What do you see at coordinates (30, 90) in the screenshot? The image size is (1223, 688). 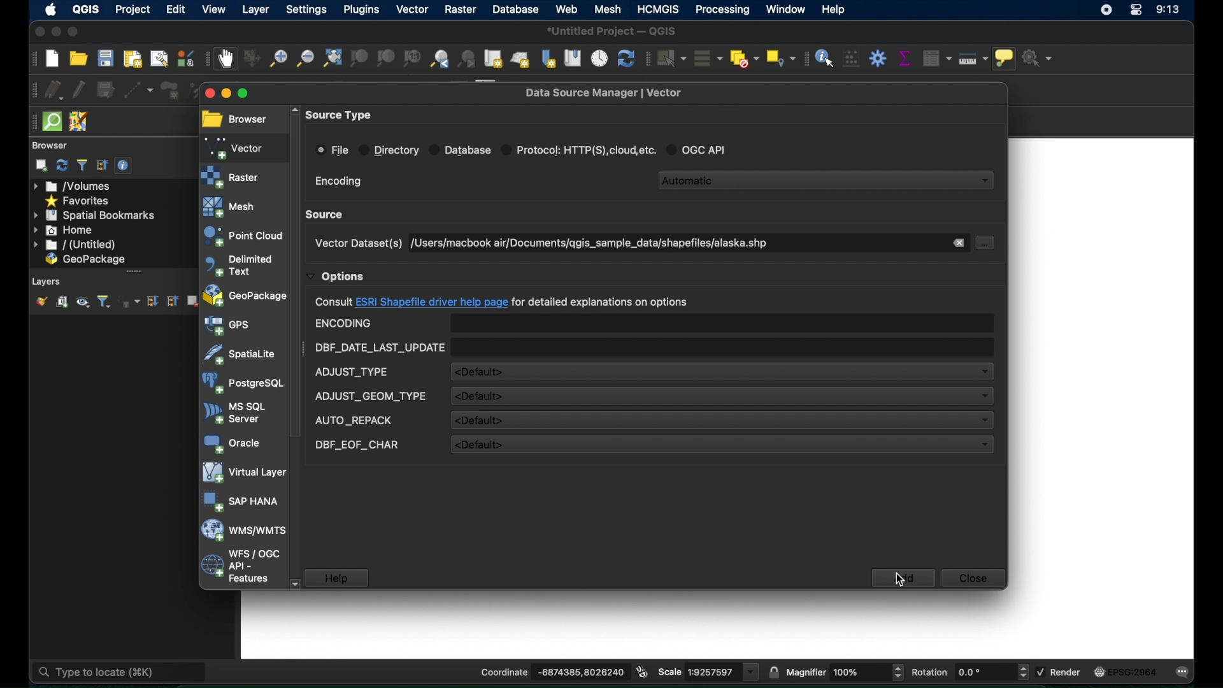 I see `digitizing toolbar` at bounding box center [30, 90].